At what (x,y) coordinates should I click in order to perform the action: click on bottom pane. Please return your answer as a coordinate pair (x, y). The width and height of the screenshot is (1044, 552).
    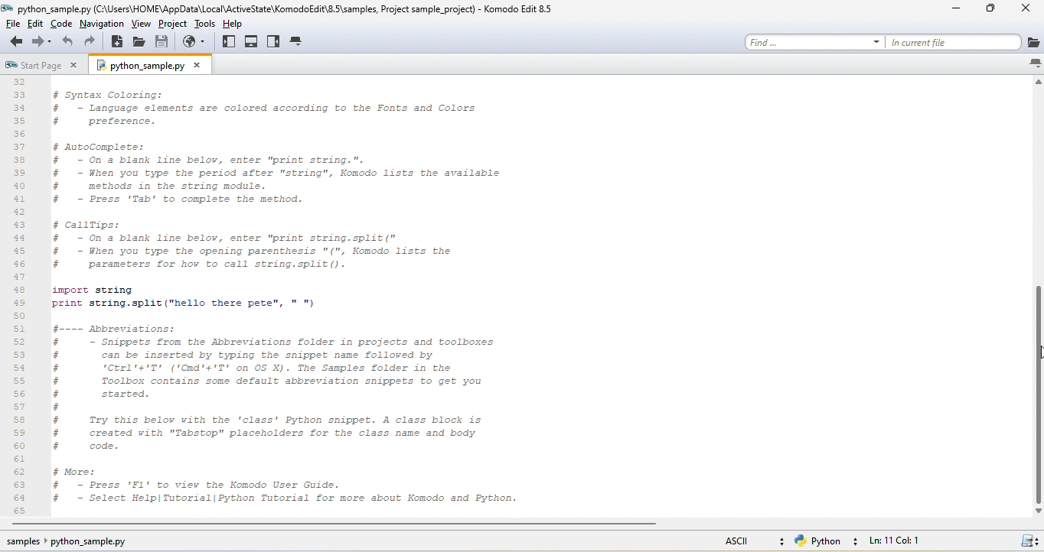
    Looking at the image, I should click on (253, 41).